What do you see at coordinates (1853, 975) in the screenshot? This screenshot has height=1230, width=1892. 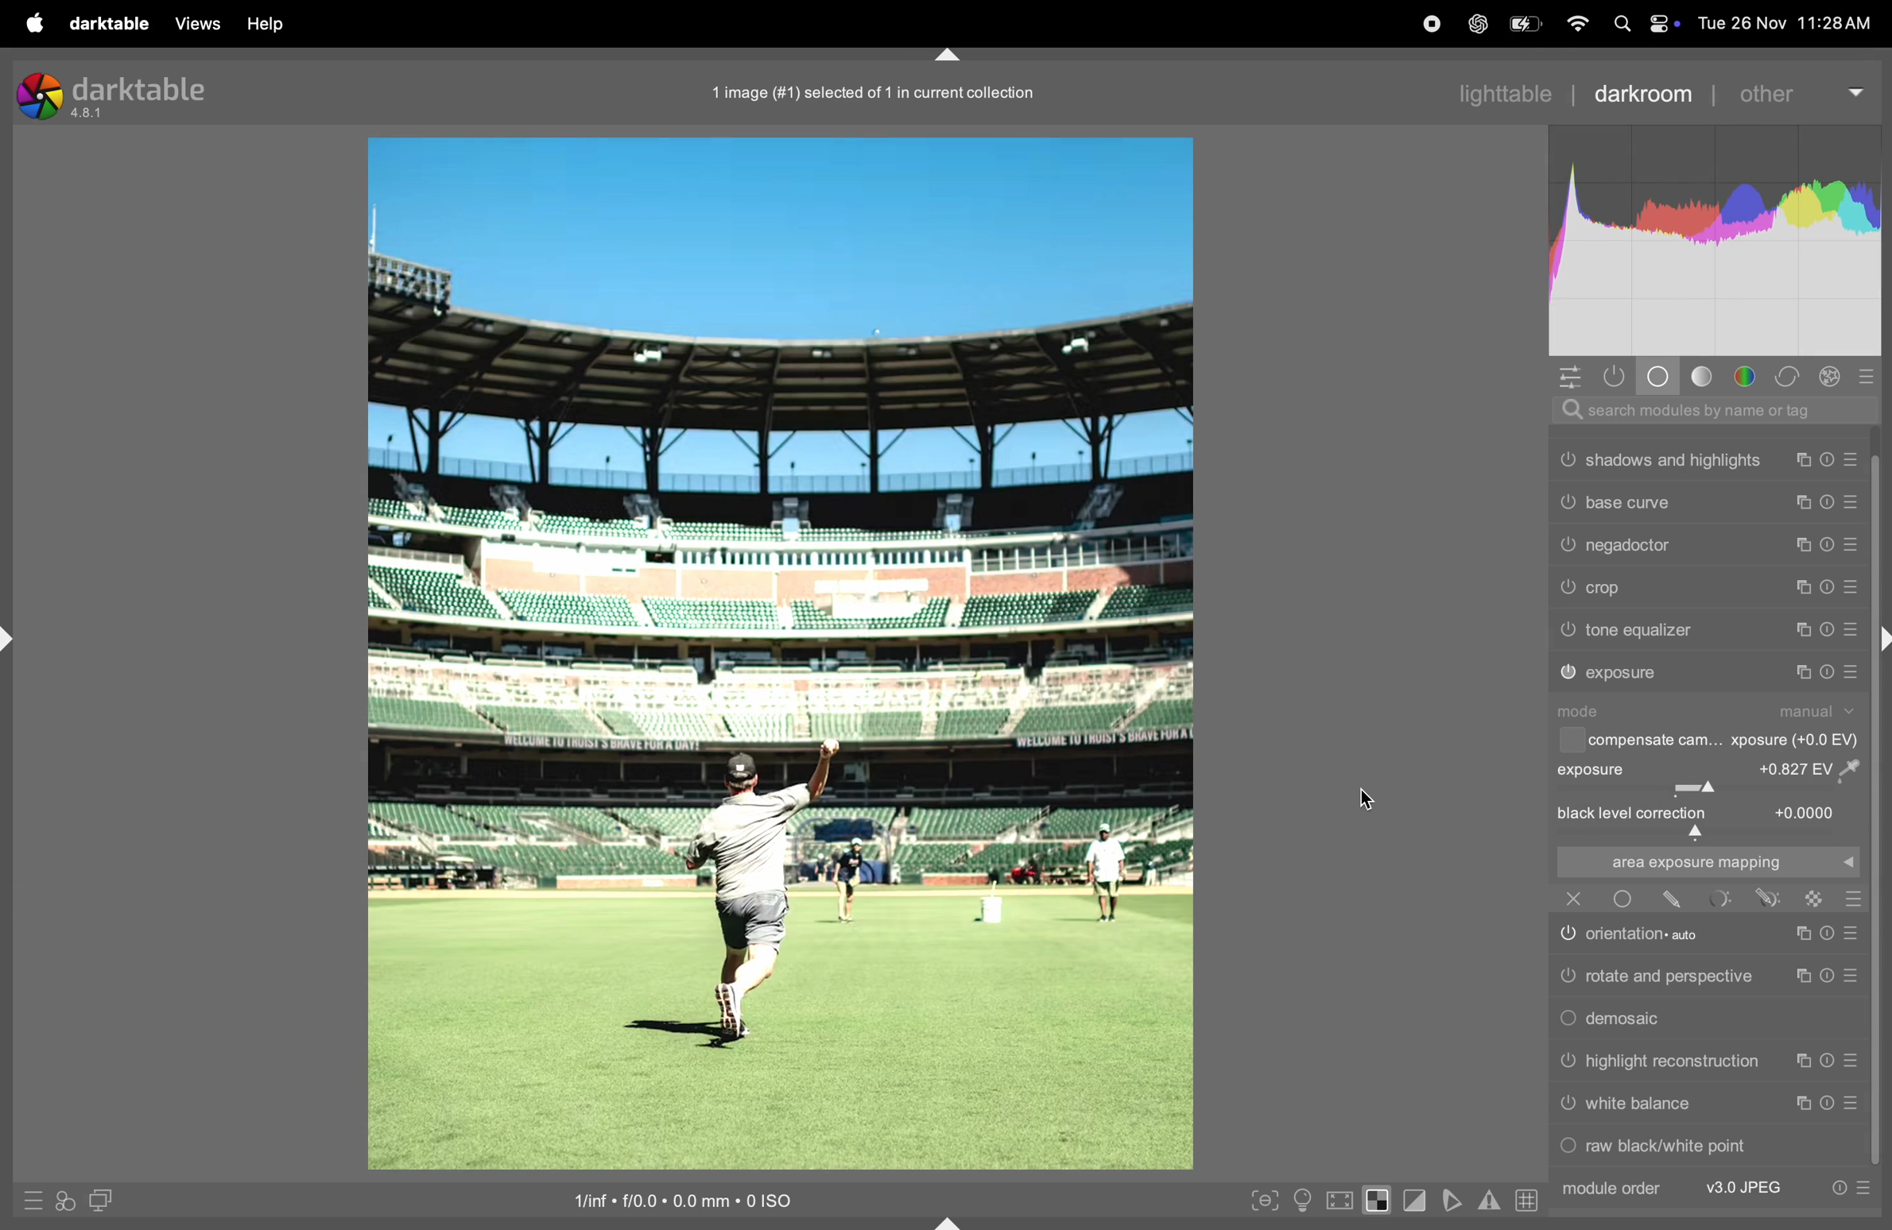 I see `Preset` at bounding box center [1853, 975].